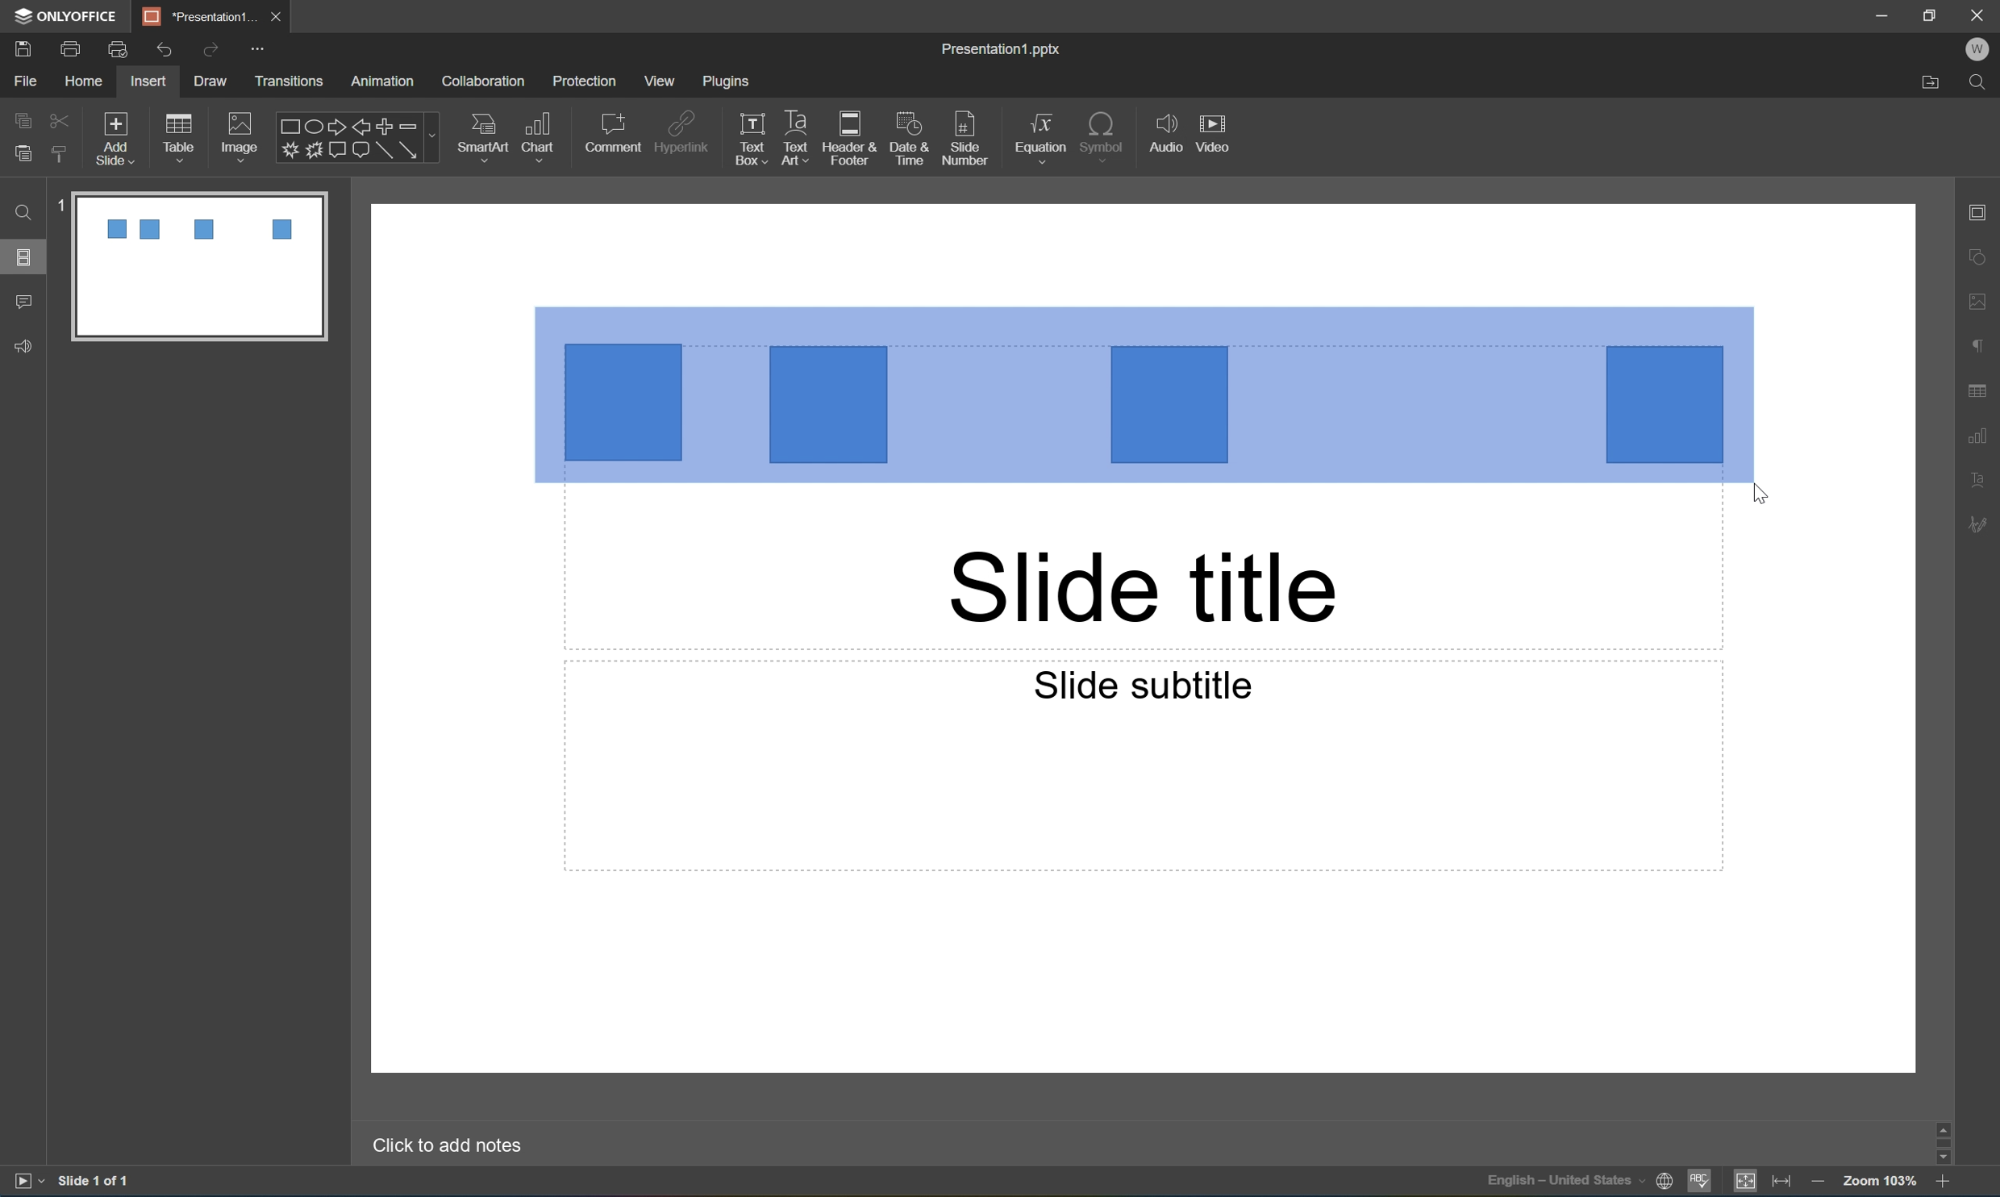  Describe the element at coordinates (389, 81) in the screenshot. I see `animation` at that location.